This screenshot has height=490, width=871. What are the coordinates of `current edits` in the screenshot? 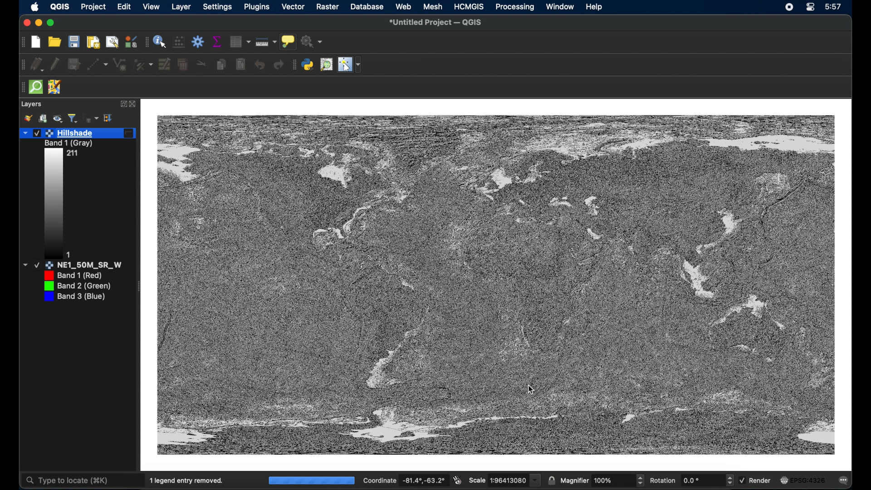 It's located at (38, 64).